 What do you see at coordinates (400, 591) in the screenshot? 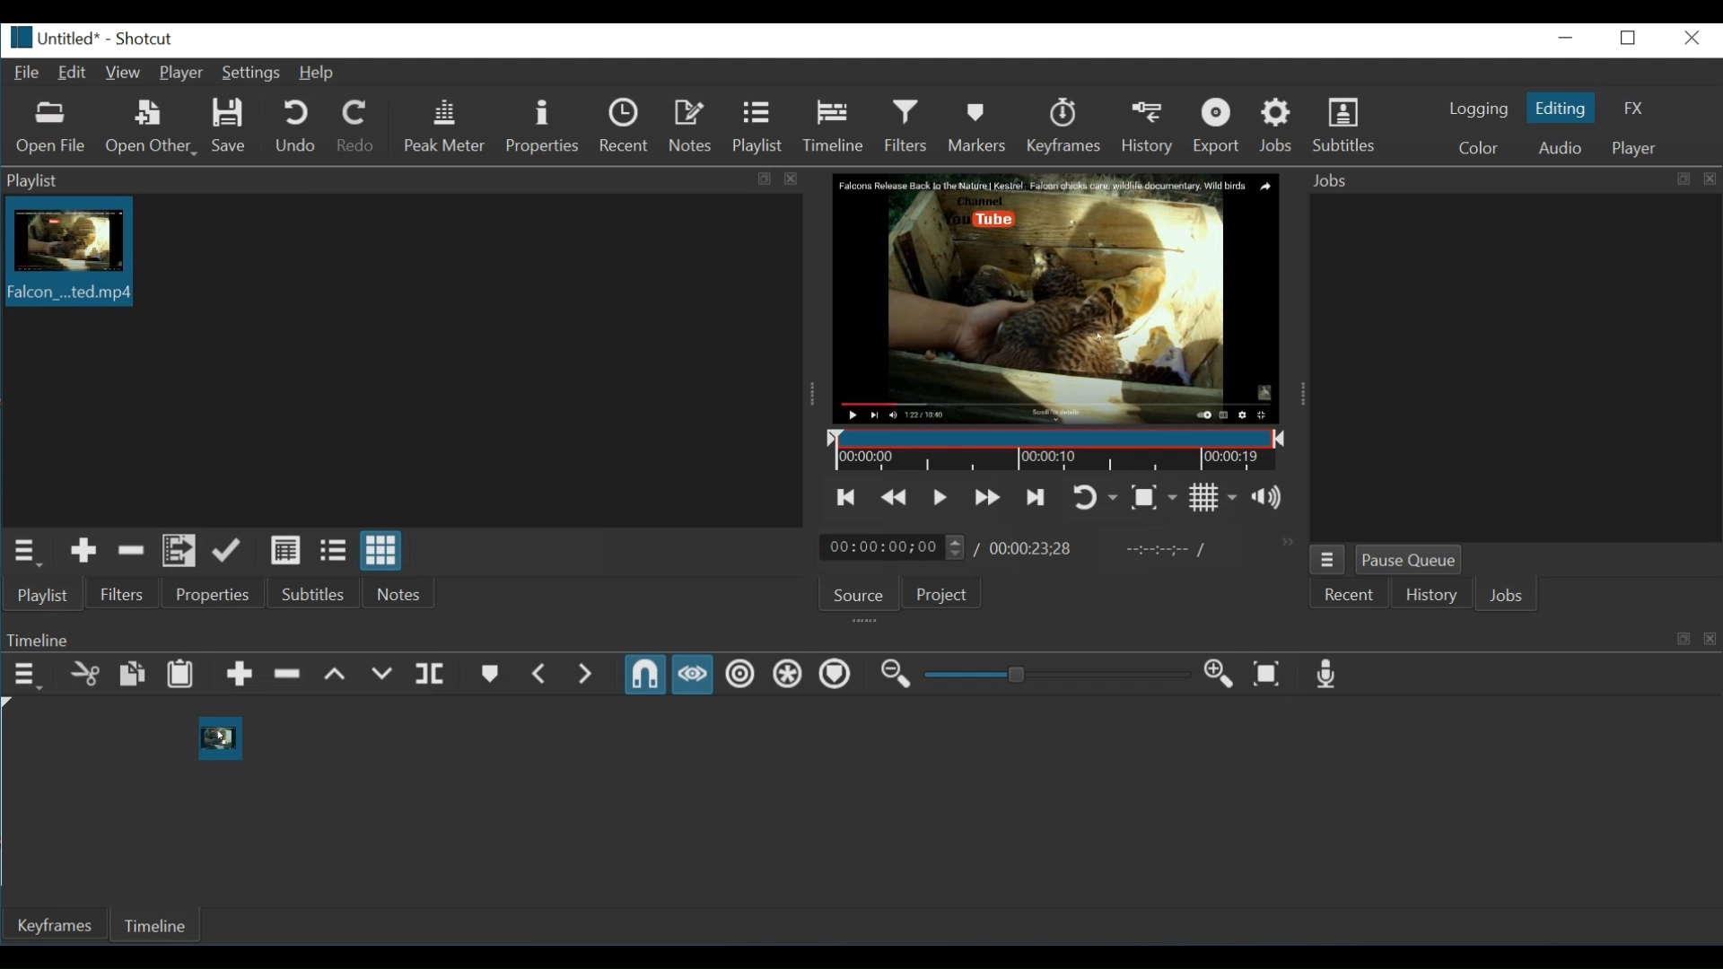
I see `Notes` at bounding box center [400, 591].